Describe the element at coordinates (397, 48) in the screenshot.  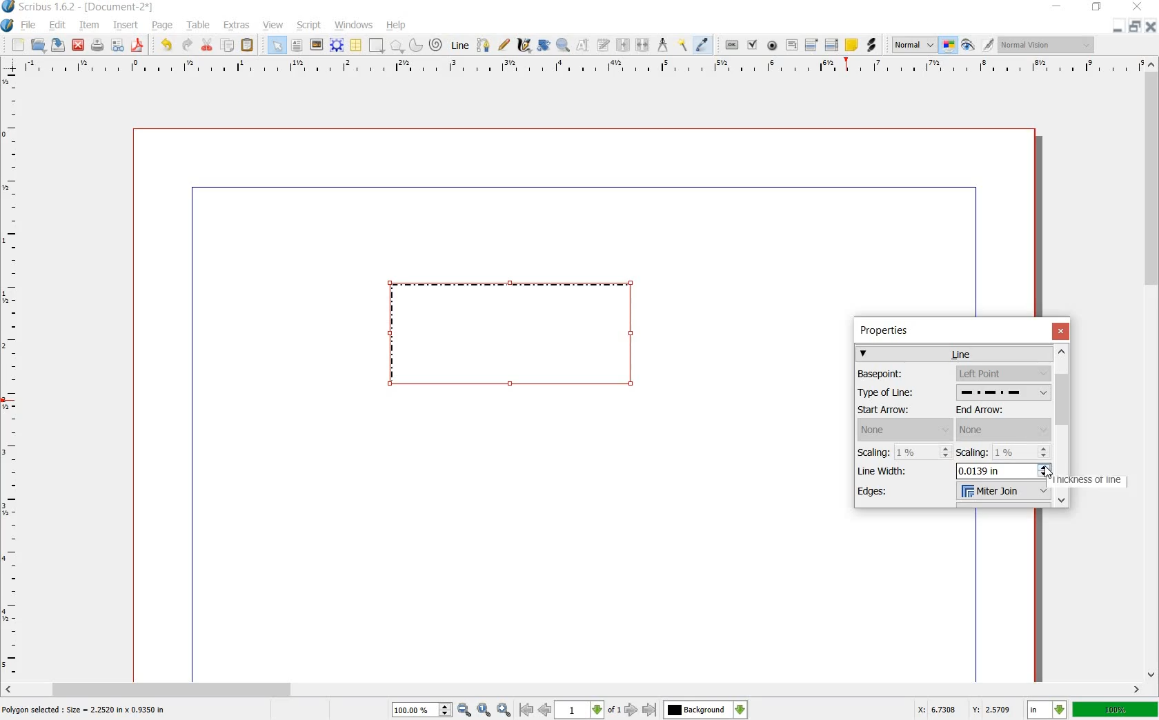
I see `POLYGON` at that location.